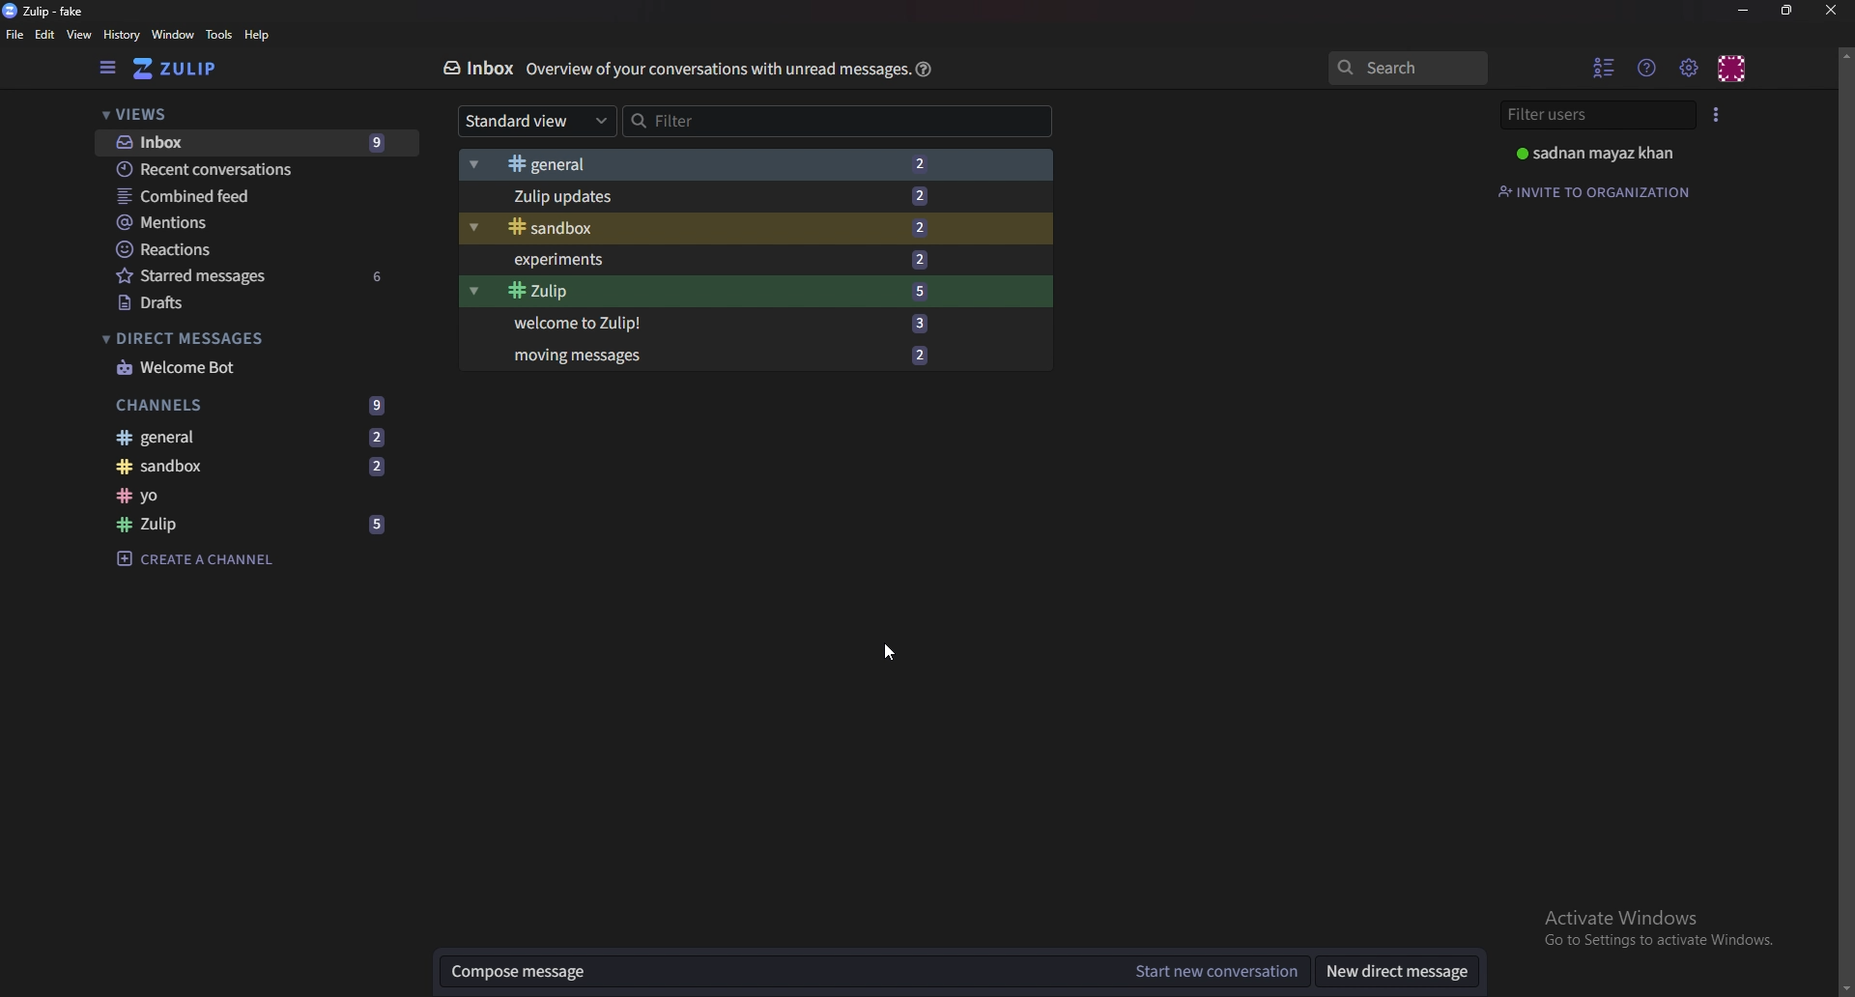 The height and width of the screenshot is (997, 1855). I want to click on General, so click(257, 437).